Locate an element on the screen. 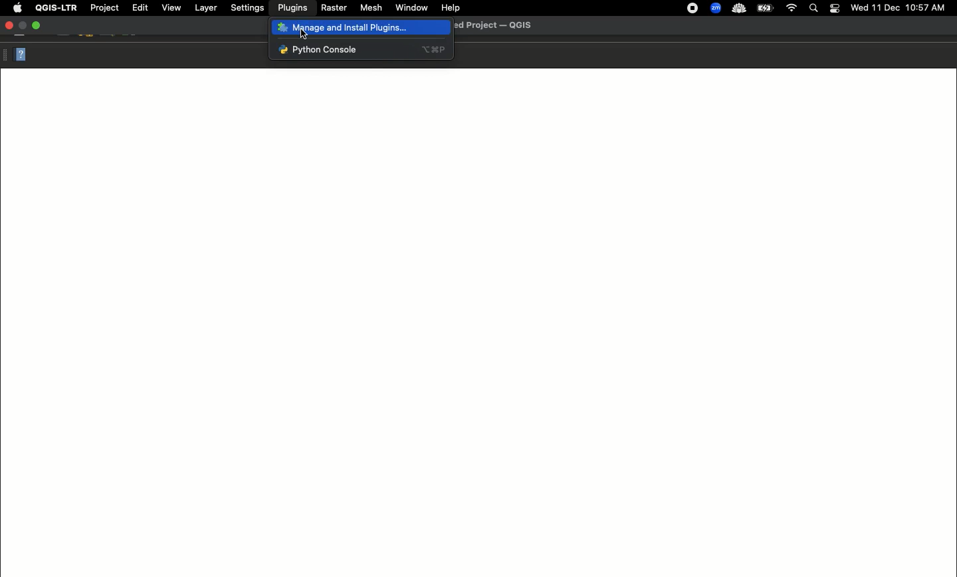 This screenshot has width=957, height=577. cursor is located at coordinates (307, 33).